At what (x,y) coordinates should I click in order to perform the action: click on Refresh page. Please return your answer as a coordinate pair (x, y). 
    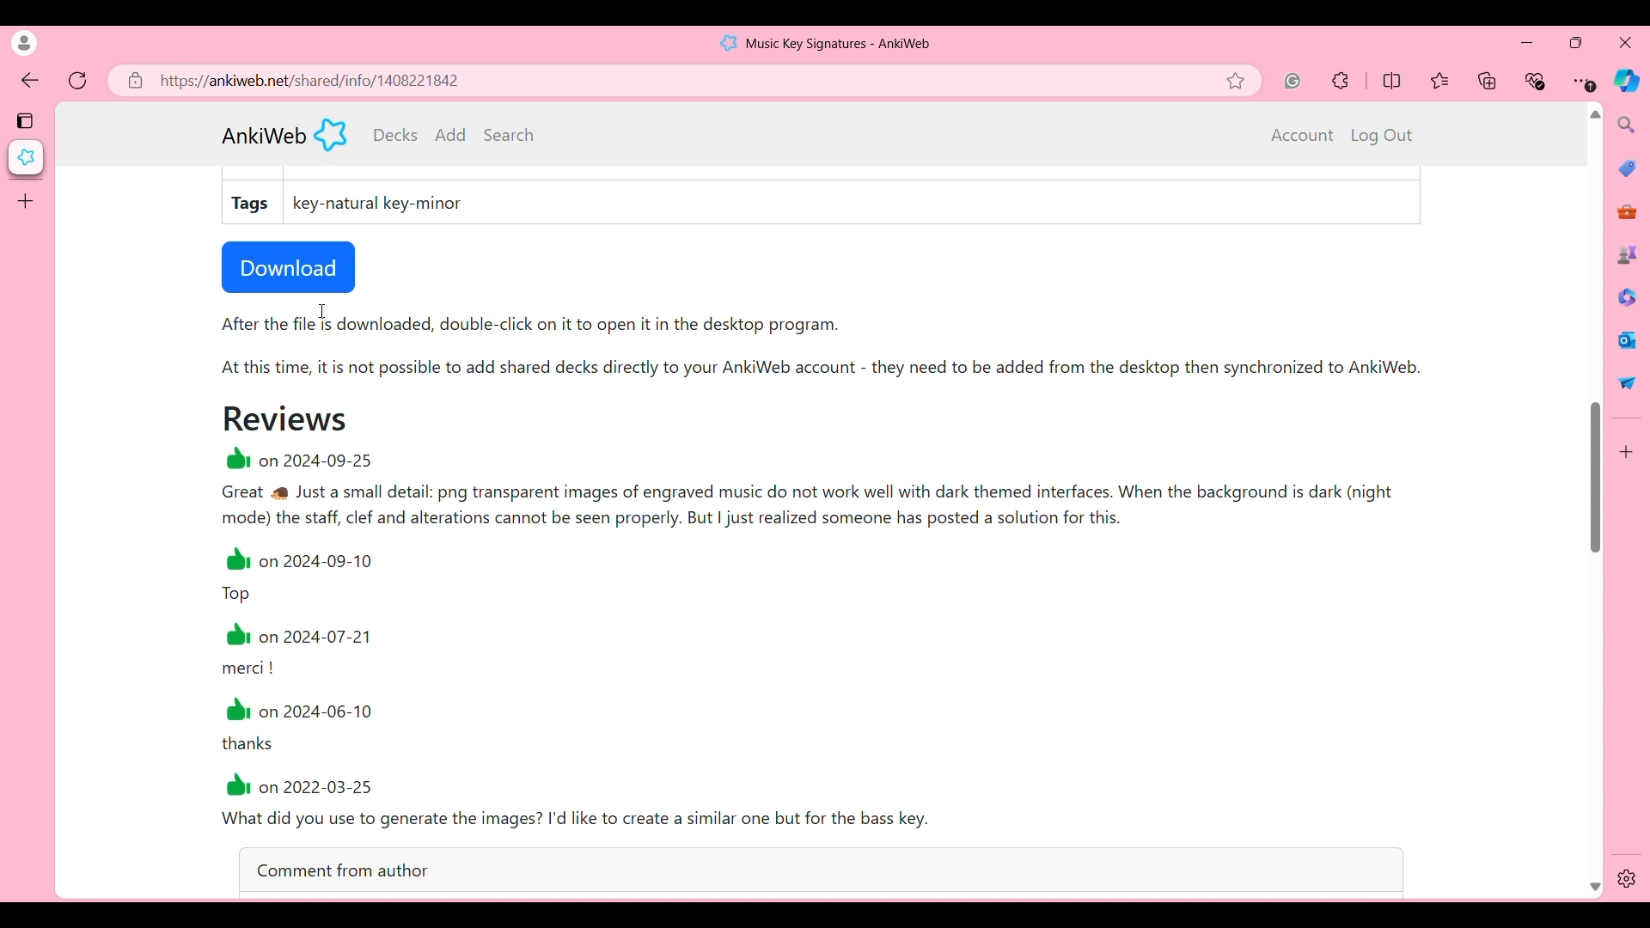
    Looking at the image, I should click on (78, 81).